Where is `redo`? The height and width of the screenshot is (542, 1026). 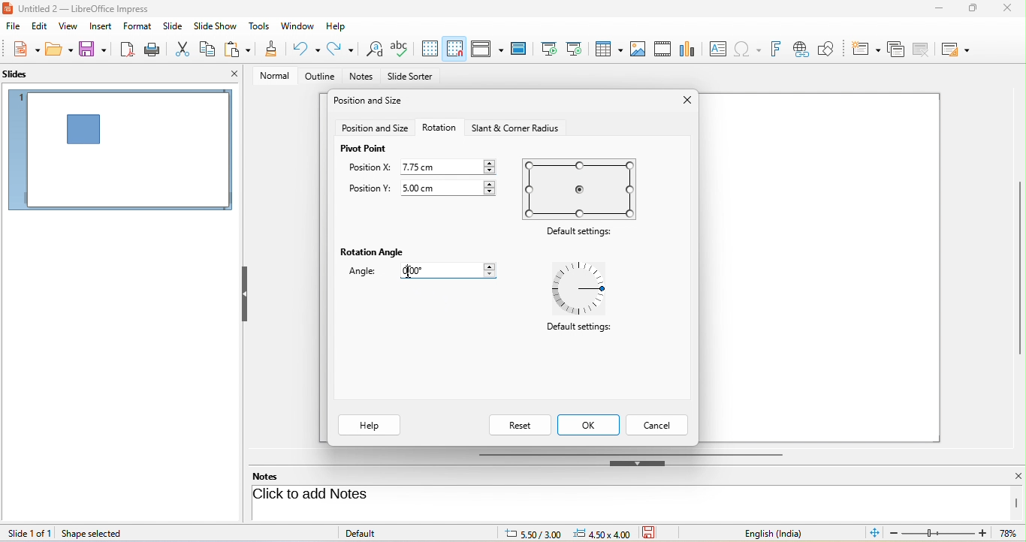 redo is located at coordinates (340, 50).